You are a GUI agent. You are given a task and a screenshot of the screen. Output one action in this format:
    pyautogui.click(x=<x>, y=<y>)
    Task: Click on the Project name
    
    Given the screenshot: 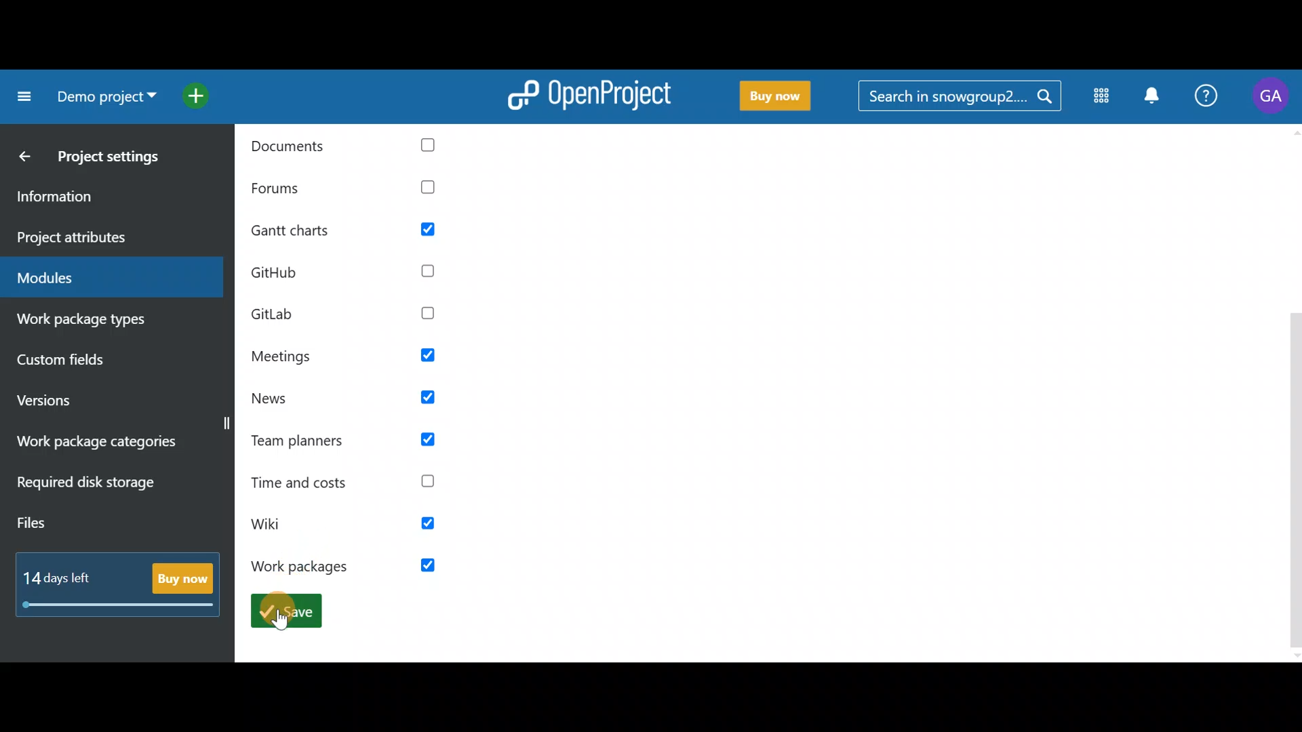 What is the action you would take?
    pyautogui.click(x=103, y=96)
    